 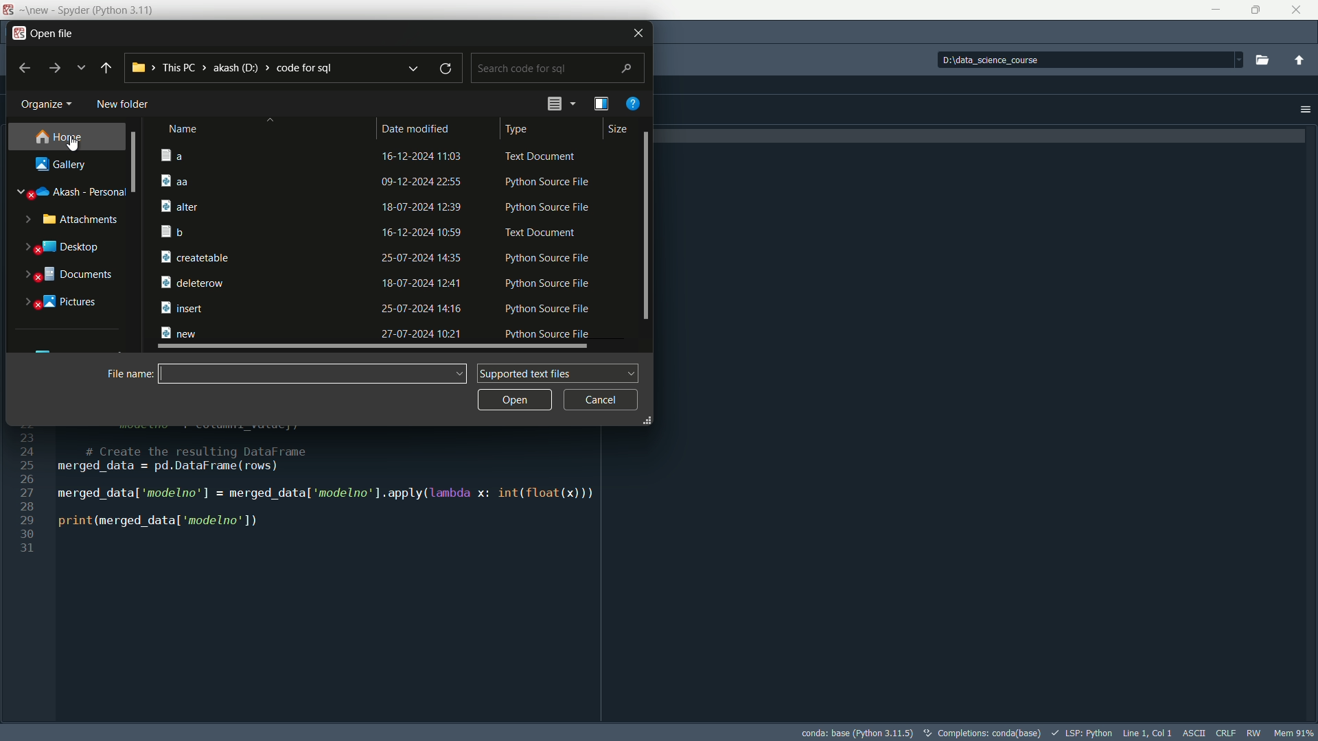 I want to click on file name, so click(x=256, y=204).